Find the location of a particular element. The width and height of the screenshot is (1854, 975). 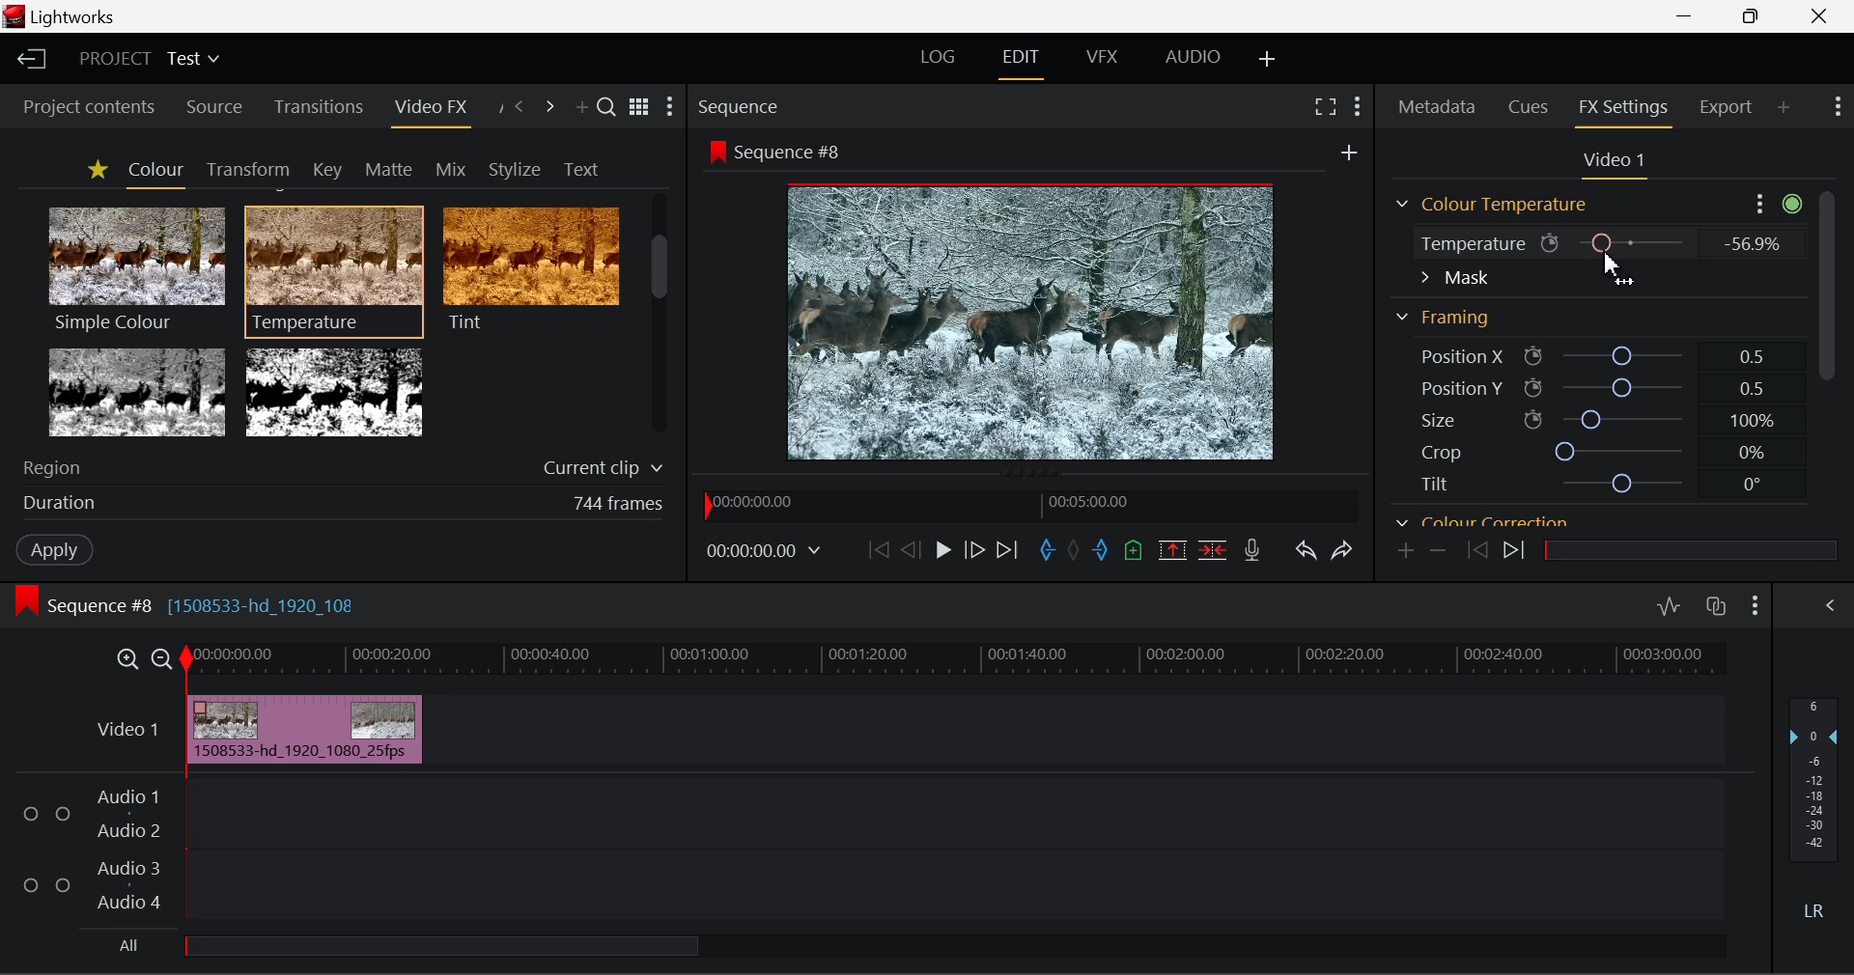

0° is located at coordinates (1754, 485).